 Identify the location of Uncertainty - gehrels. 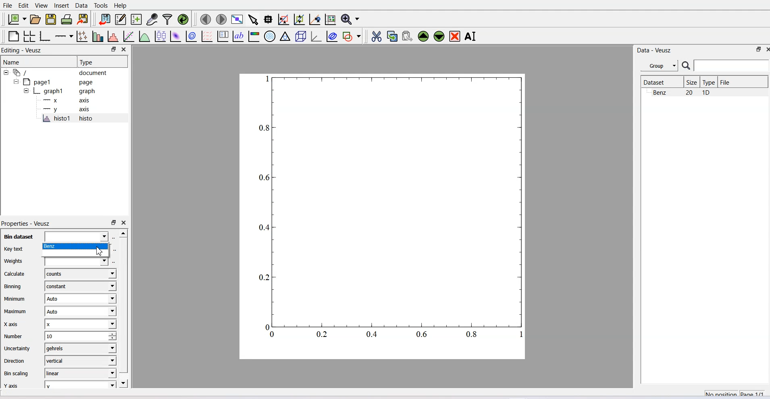
(58, 348).